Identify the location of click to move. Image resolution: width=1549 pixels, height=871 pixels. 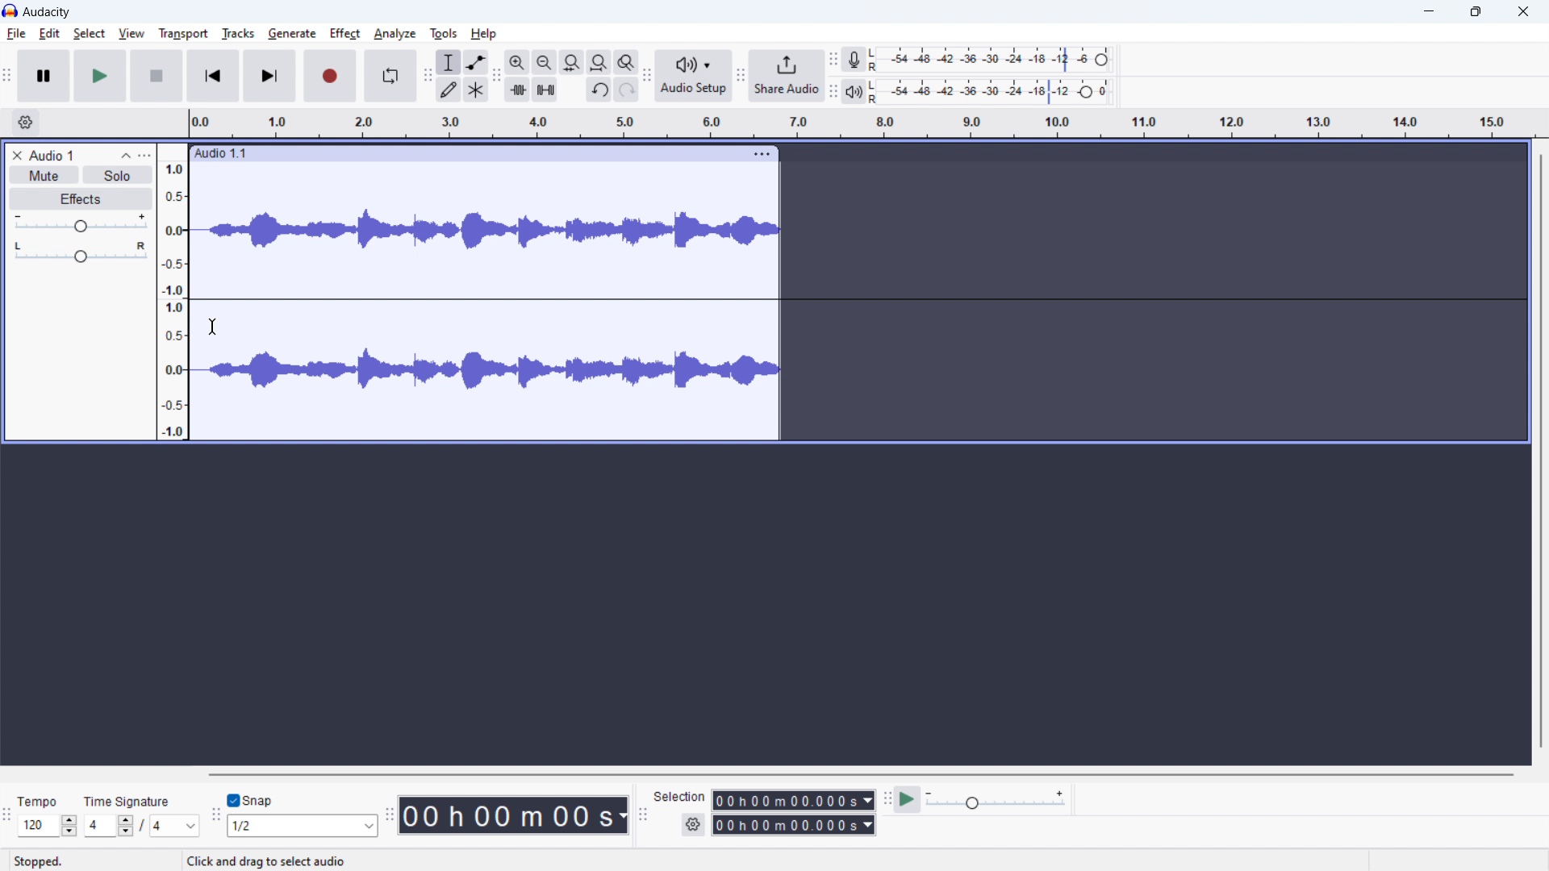
(467, 153).